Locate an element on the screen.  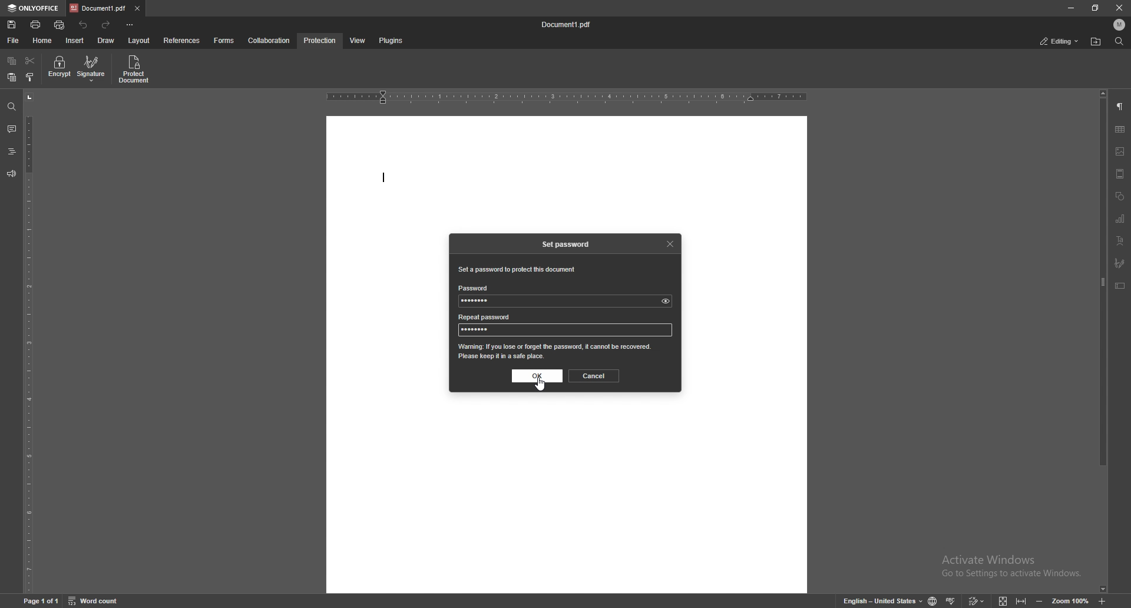
copy style is located at coordinates (30, 77).